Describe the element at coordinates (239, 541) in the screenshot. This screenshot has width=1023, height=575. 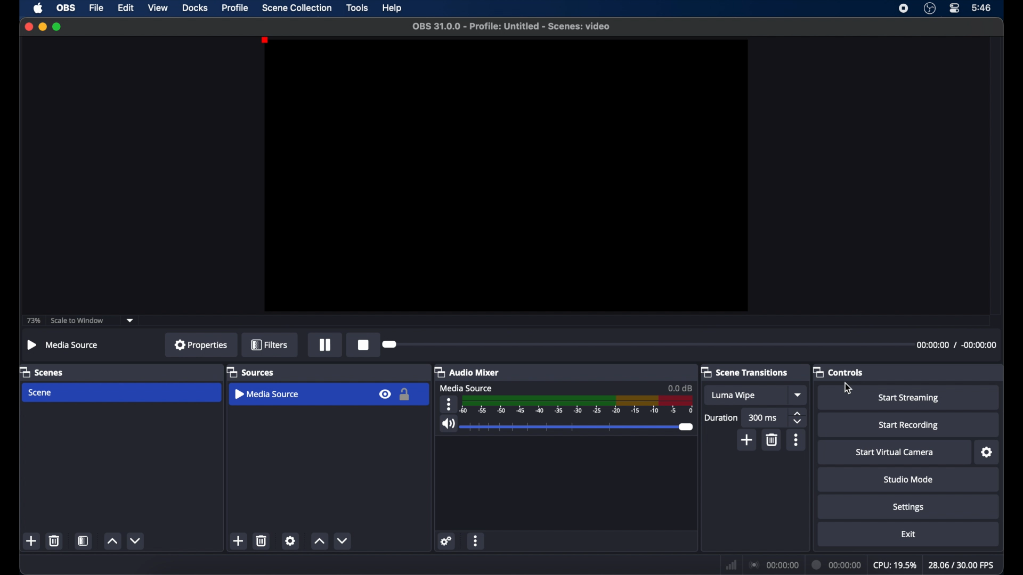
I see `add` at that location.